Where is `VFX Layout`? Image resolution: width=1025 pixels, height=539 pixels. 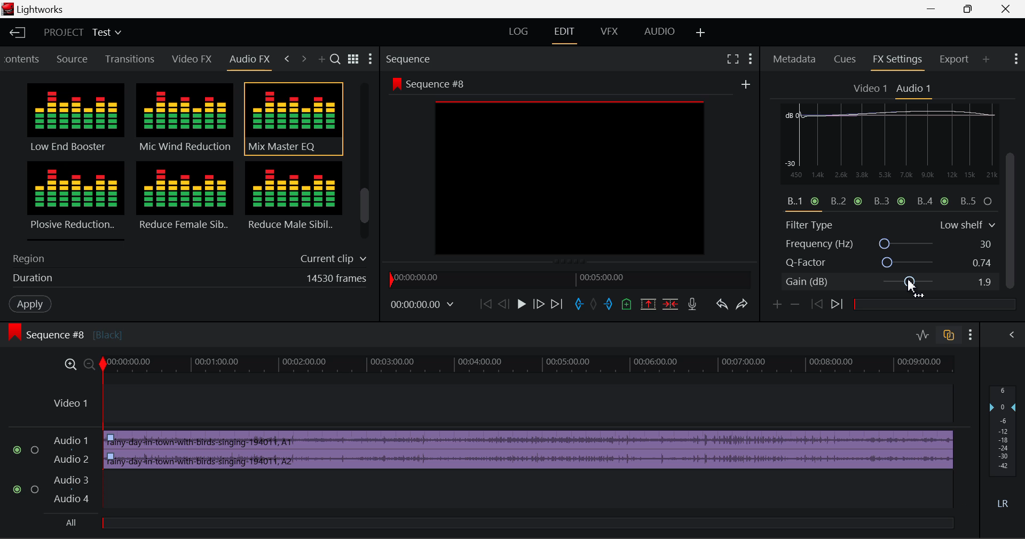
VFX Layout is located at coordinates (611, 34).